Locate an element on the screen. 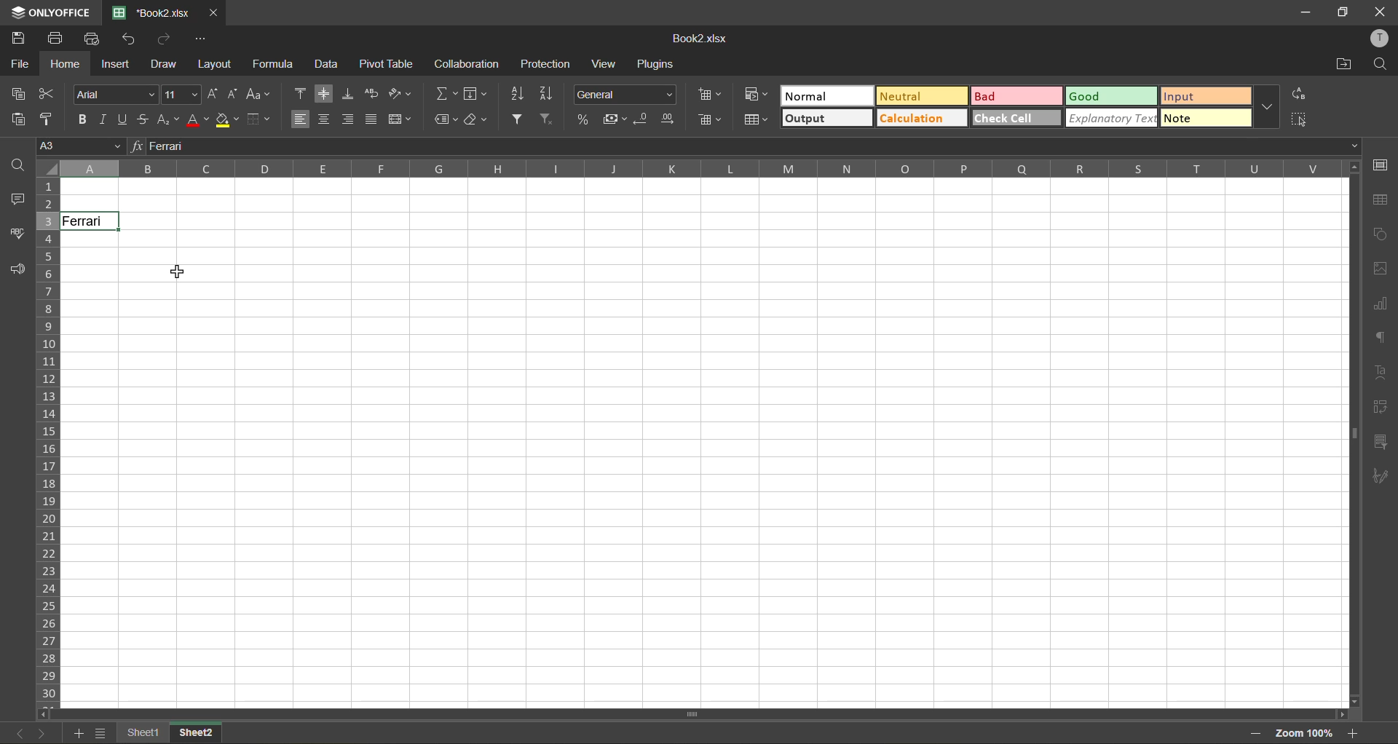 The image size is (1398, 744). find is located at coordinates (1381, 65).